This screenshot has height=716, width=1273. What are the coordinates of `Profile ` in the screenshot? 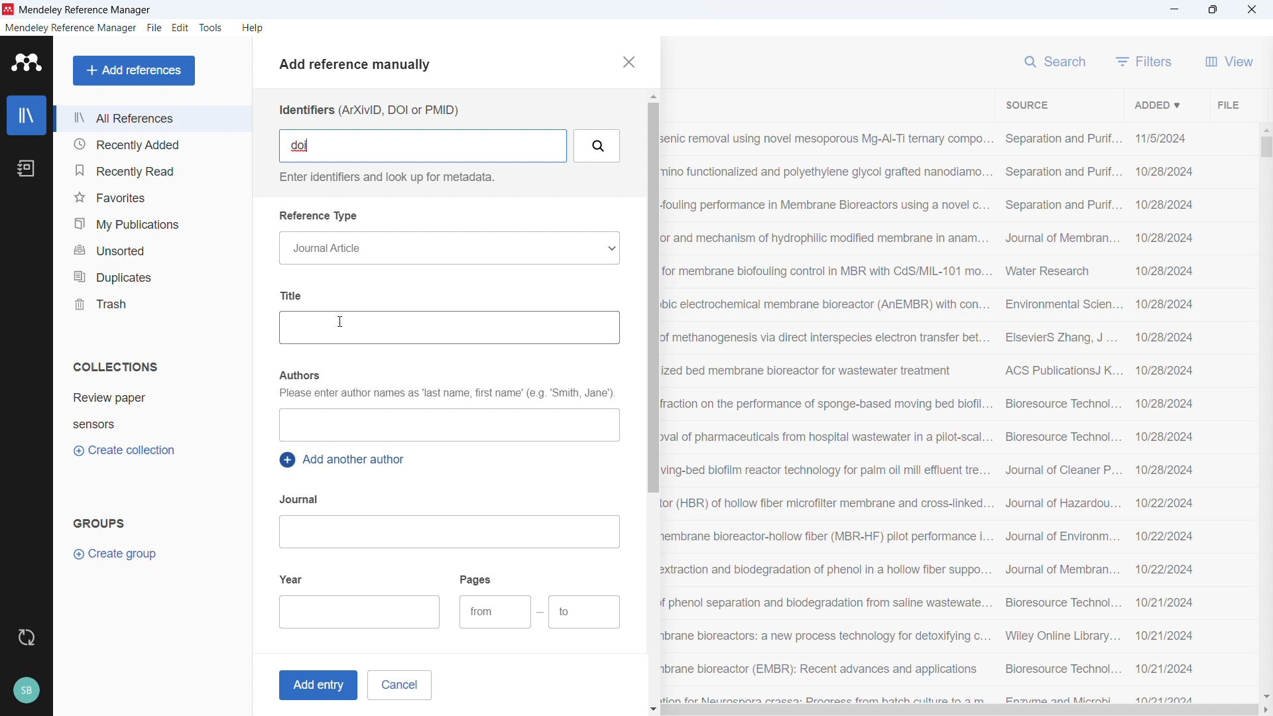 It's located at (26, 691).